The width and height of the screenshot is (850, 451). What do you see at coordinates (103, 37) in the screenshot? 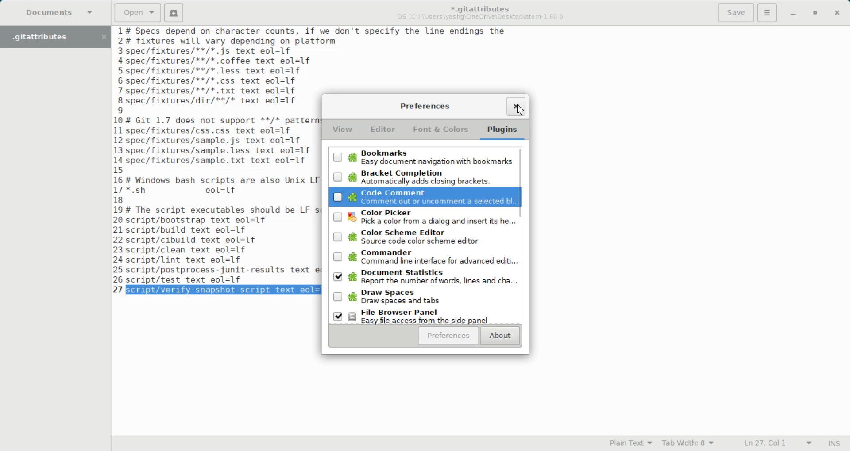
I see `Close Folder` at bounding box center [103, 37].